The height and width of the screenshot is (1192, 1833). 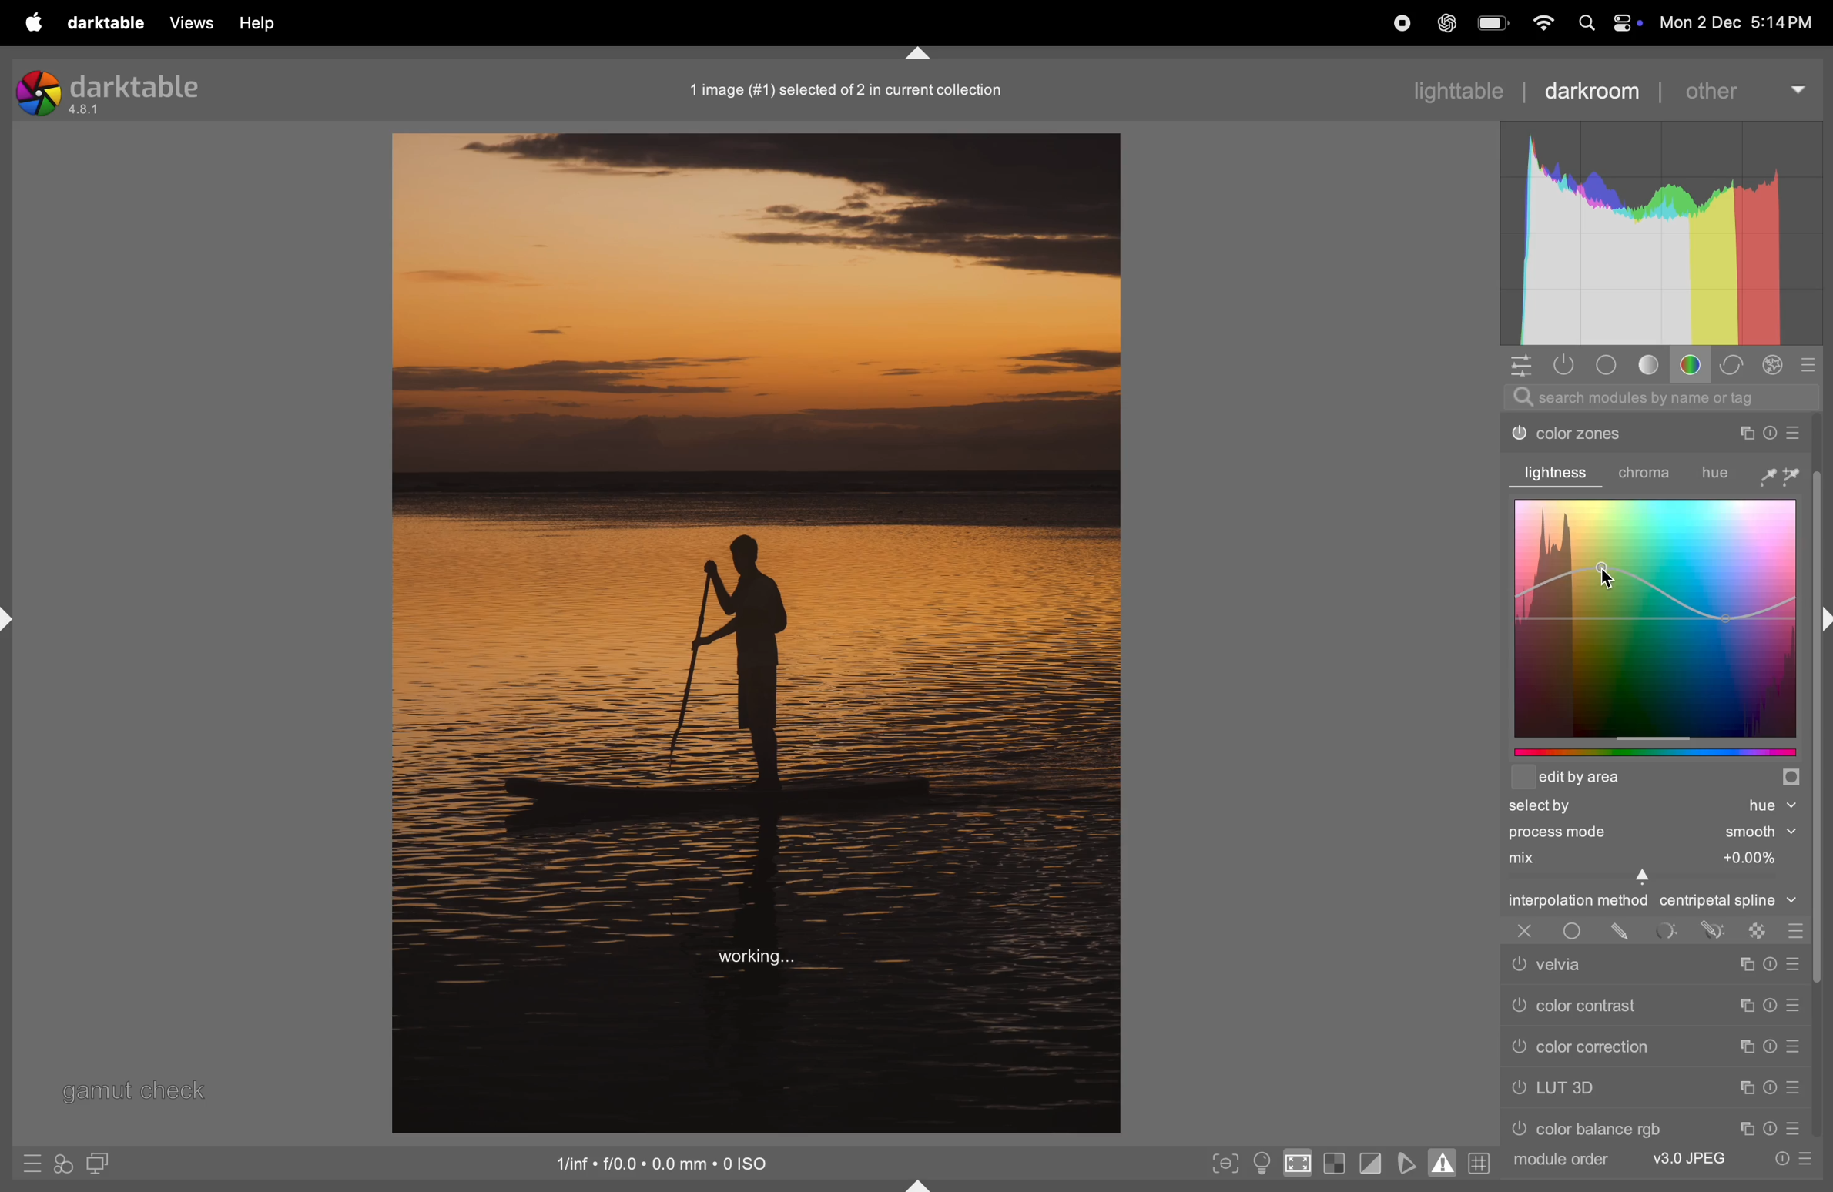 What do you see at coordinates (1699, 22) in the screenshot?
I see `Mon 2 Dec` at bounding box center [1699, 22].